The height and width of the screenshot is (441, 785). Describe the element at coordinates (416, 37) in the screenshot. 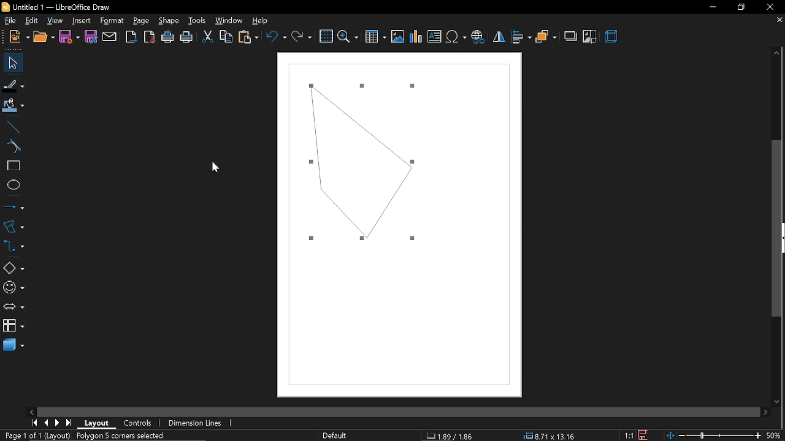

I see `insert chart` at that location.